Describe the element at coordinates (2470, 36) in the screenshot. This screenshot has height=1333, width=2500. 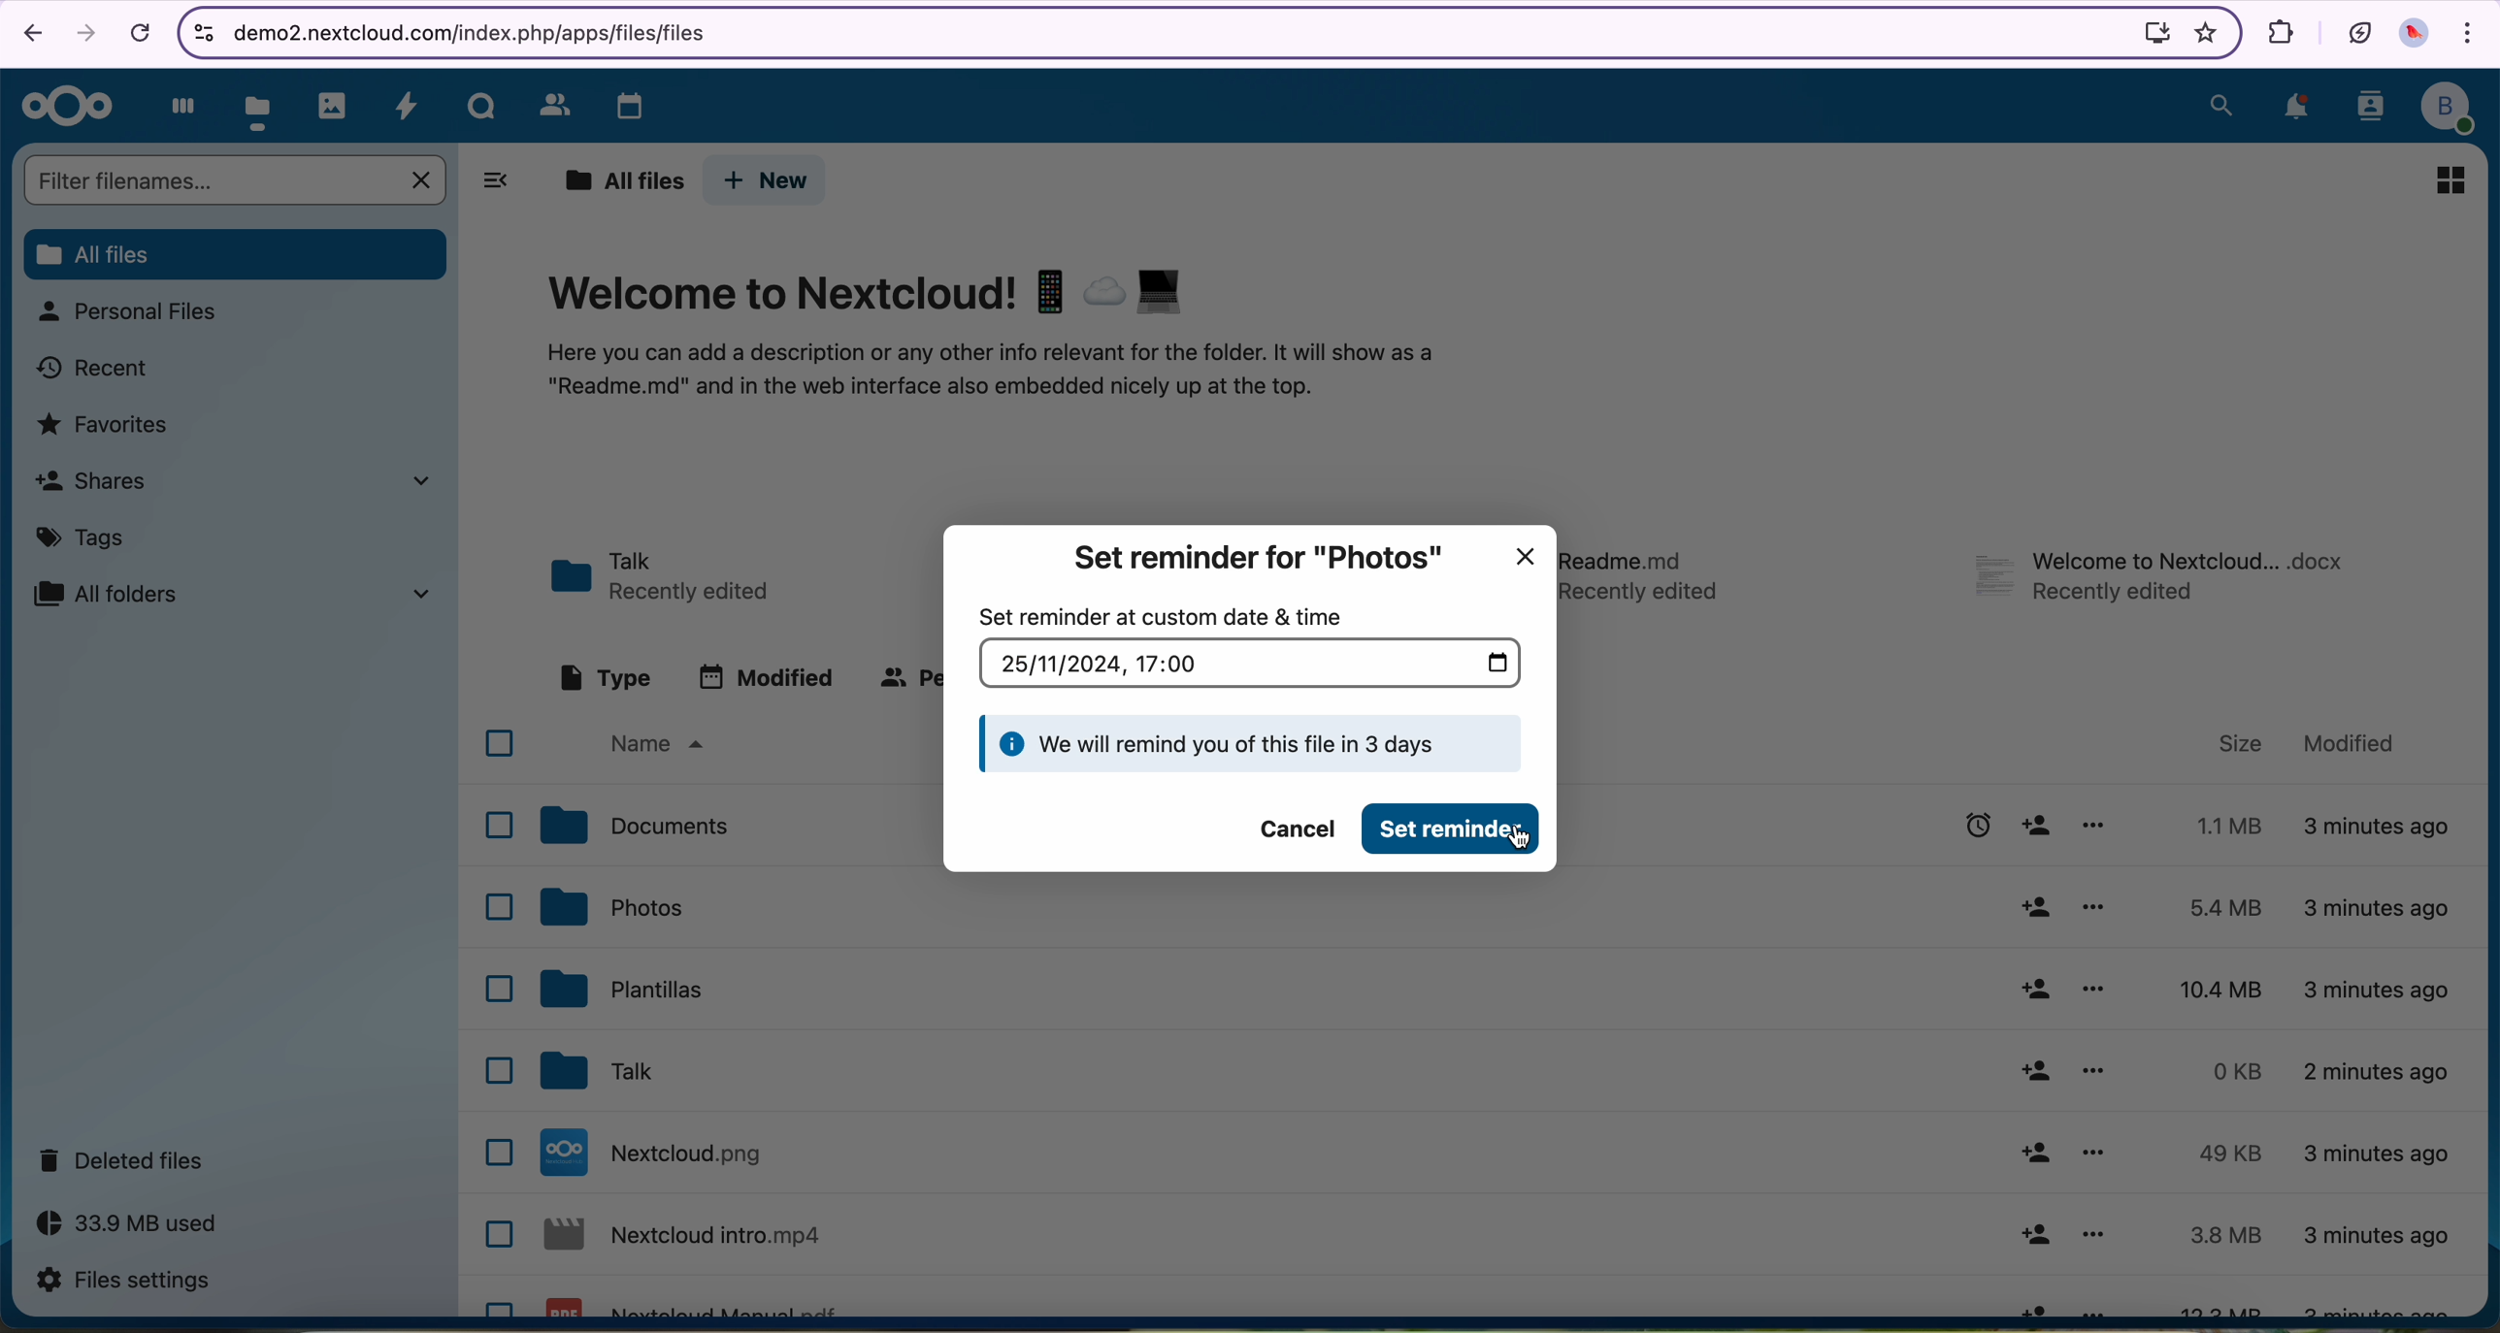
I see `customize and control Google Chrome` at that location.